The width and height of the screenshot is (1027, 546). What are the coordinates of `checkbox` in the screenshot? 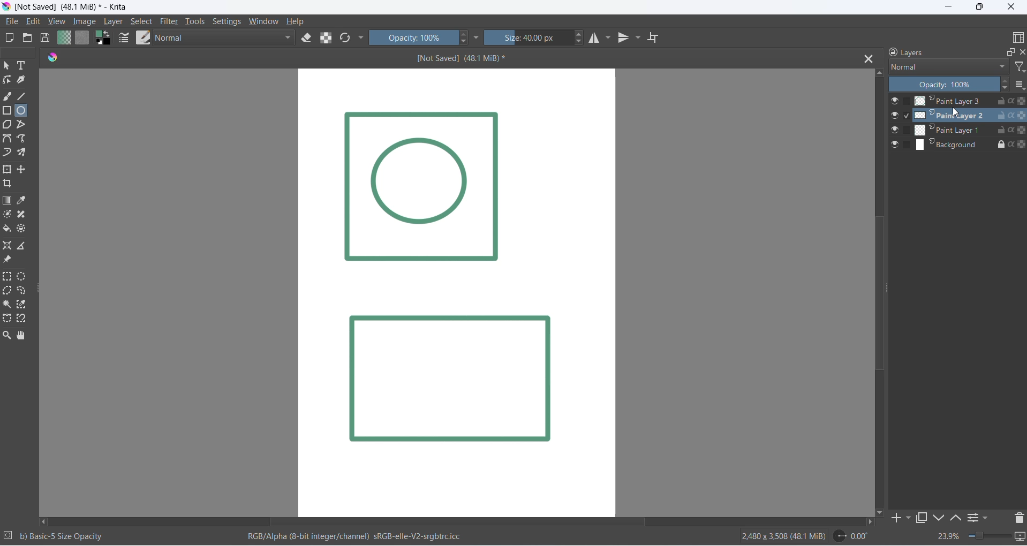 It's located at (908, 101).